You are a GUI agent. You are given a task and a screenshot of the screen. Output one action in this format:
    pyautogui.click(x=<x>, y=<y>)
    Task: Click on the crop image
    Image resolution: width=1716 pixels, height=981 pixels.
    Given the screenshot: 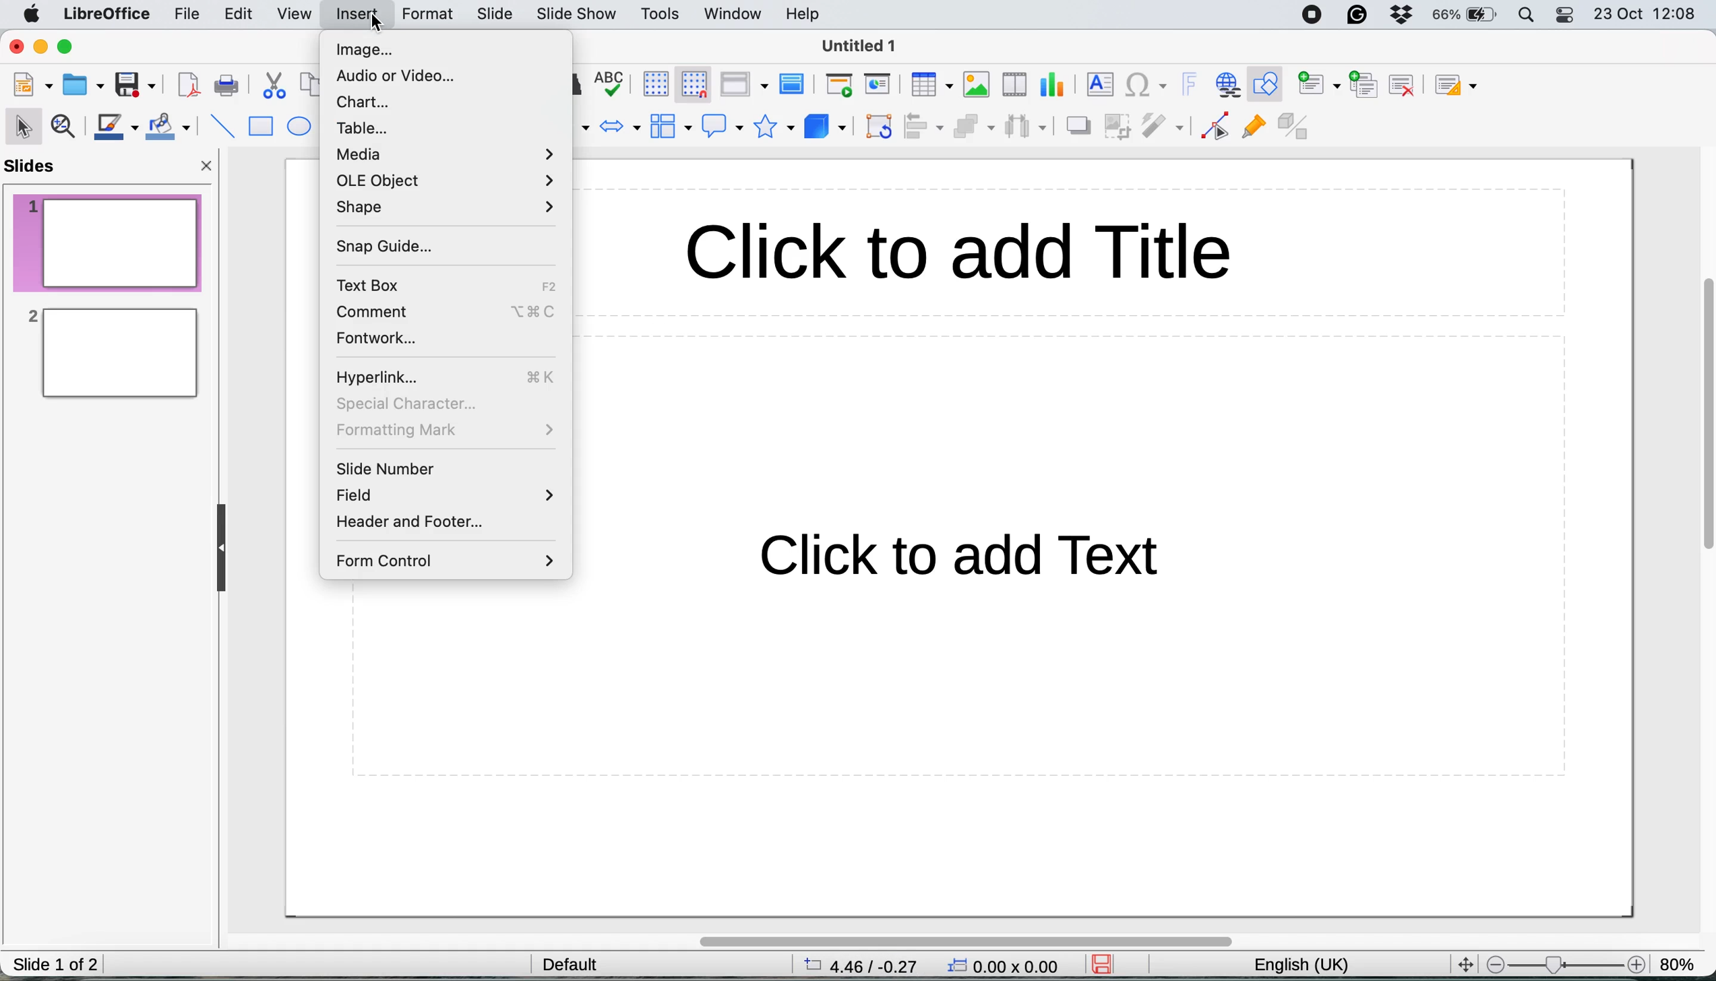 What is the action you would take?
    pyautogui.click(x=1120, y=125)
    